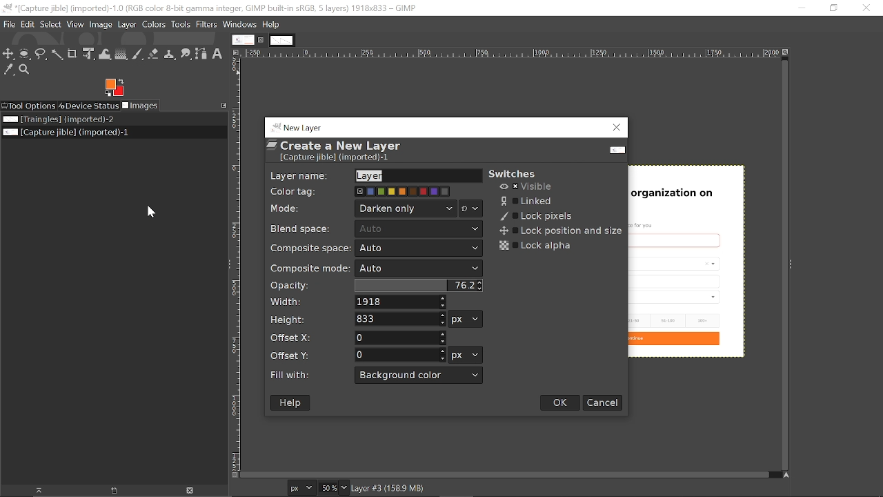  I want to click on Paintbrush tool, so click(137, 55).